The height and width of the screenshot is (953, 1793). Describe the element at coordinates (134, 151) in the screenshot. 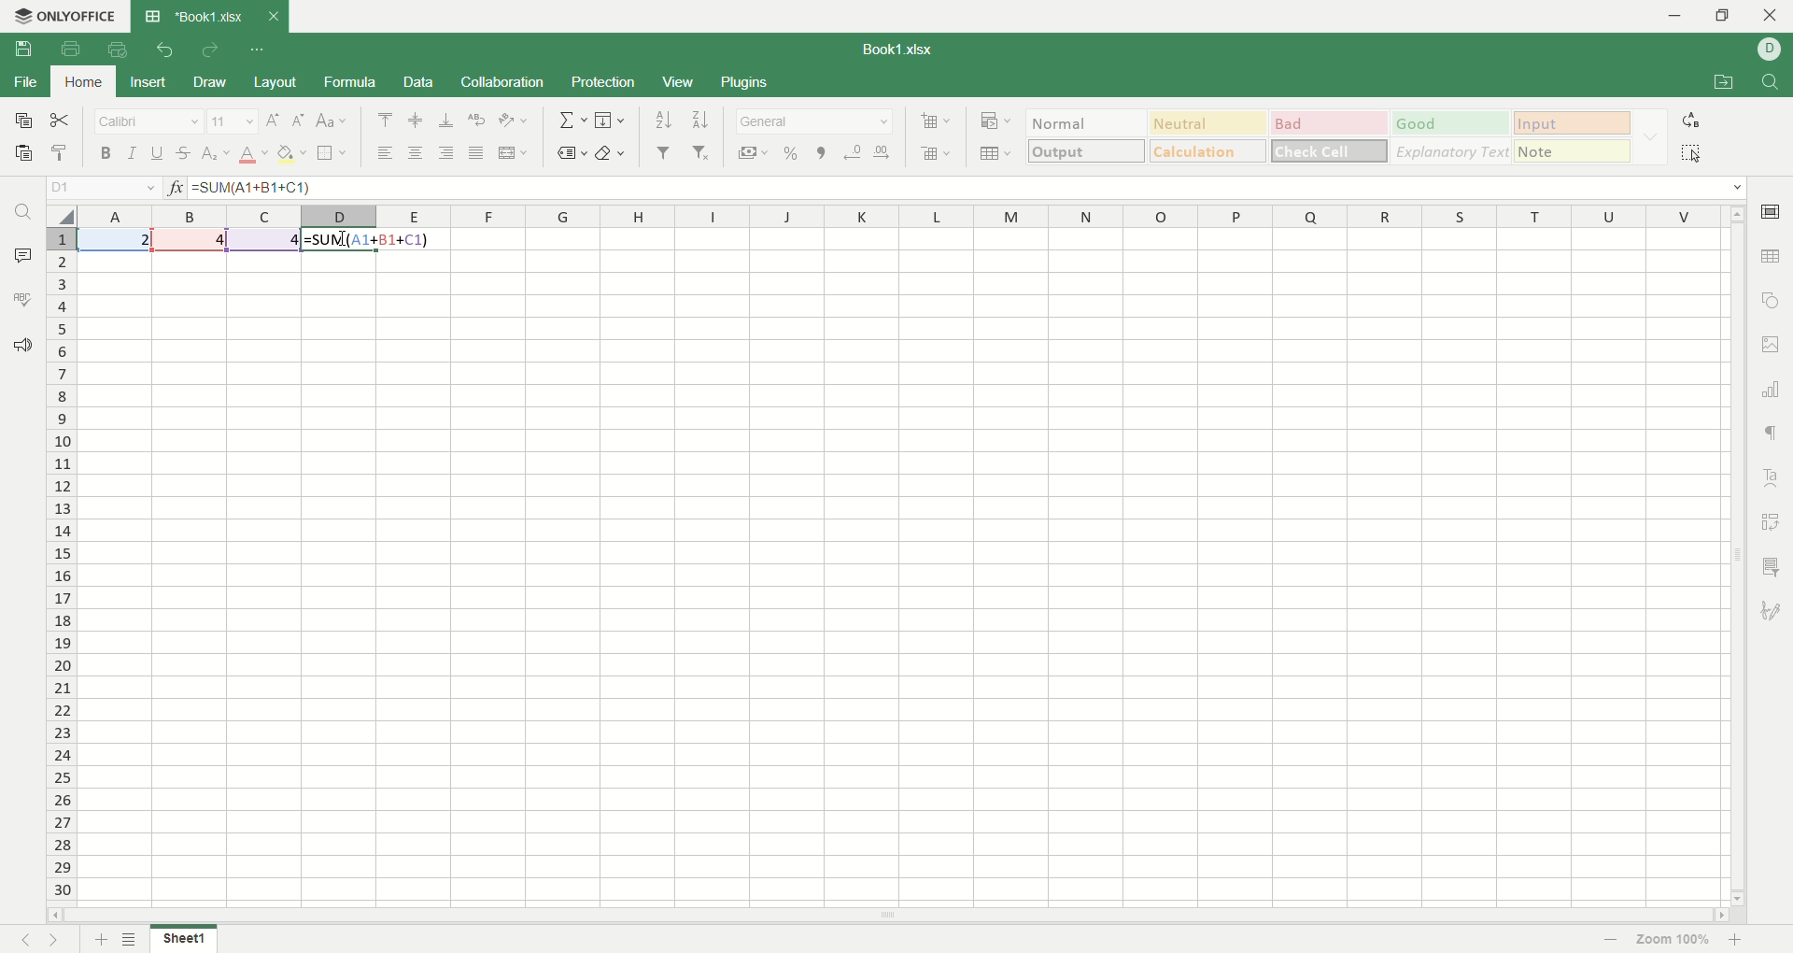

I see `italics` at that location.